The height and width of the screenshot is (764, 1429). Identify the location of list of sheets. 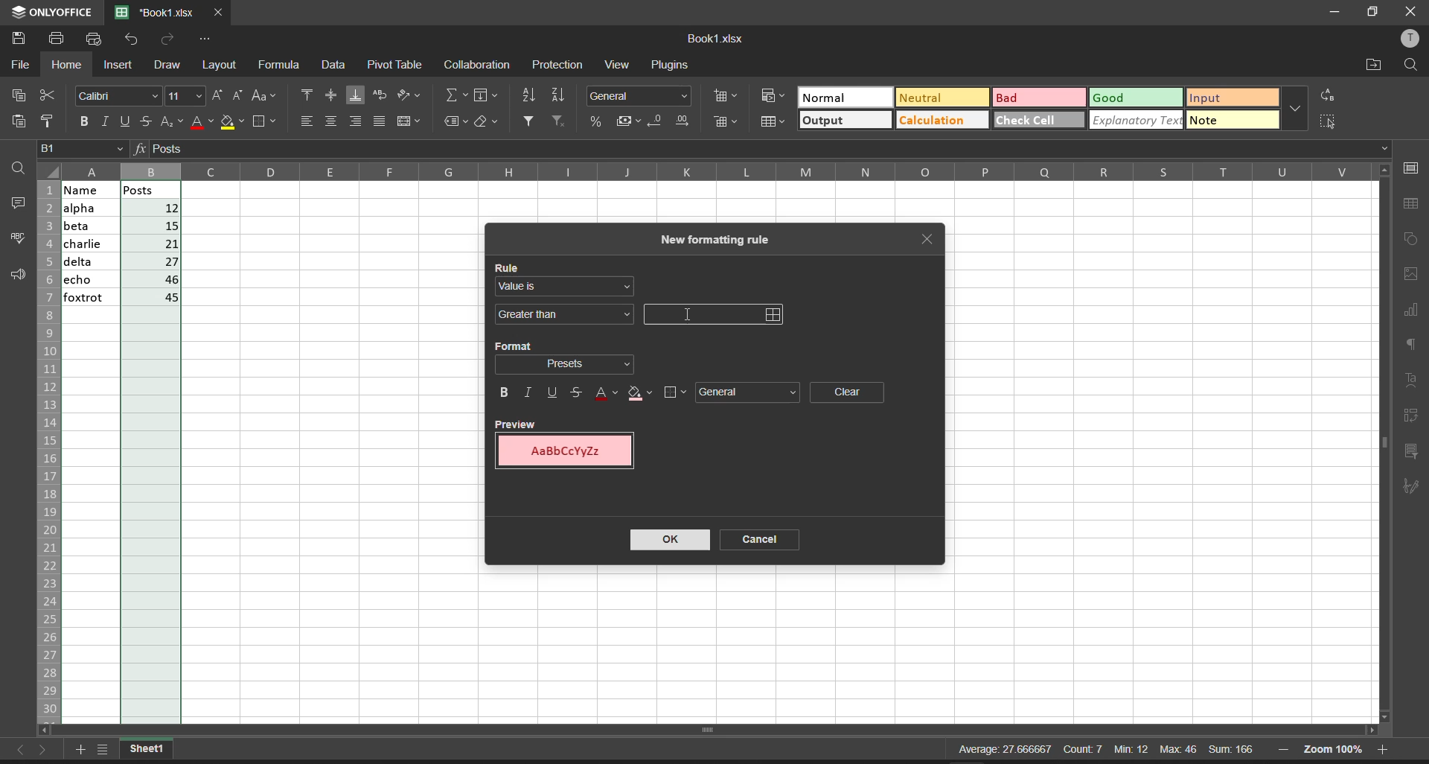
(103, 748).